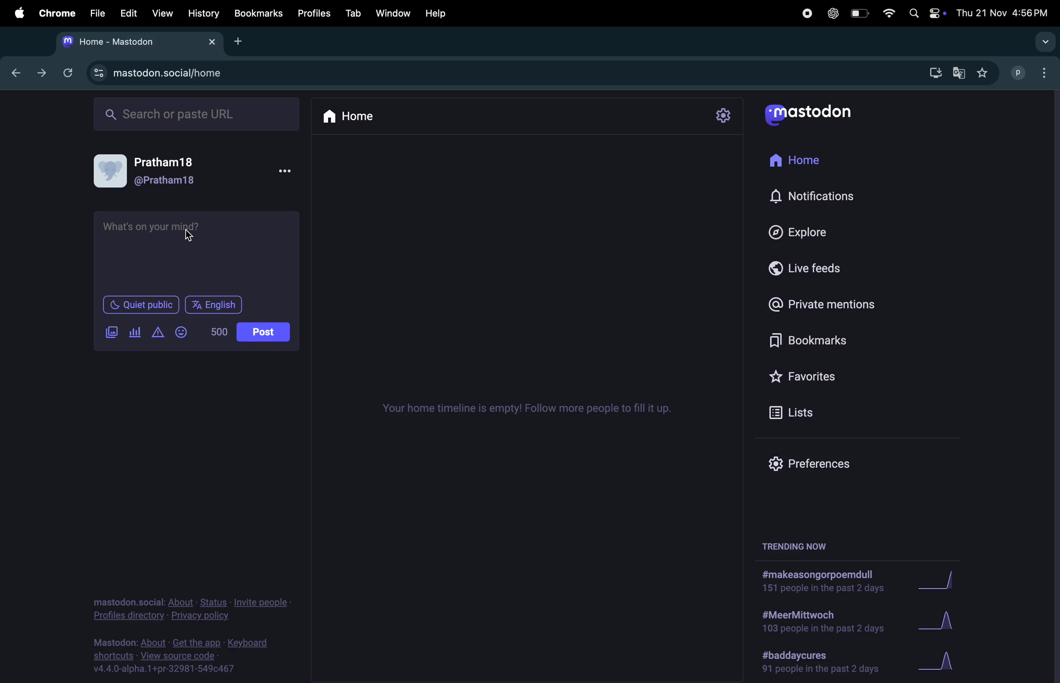 This screenshot has width=1060, height=683. What do you see at coordinates (858, 15) in the screenshot?
I see `battery` at bounding box center [858, 15].